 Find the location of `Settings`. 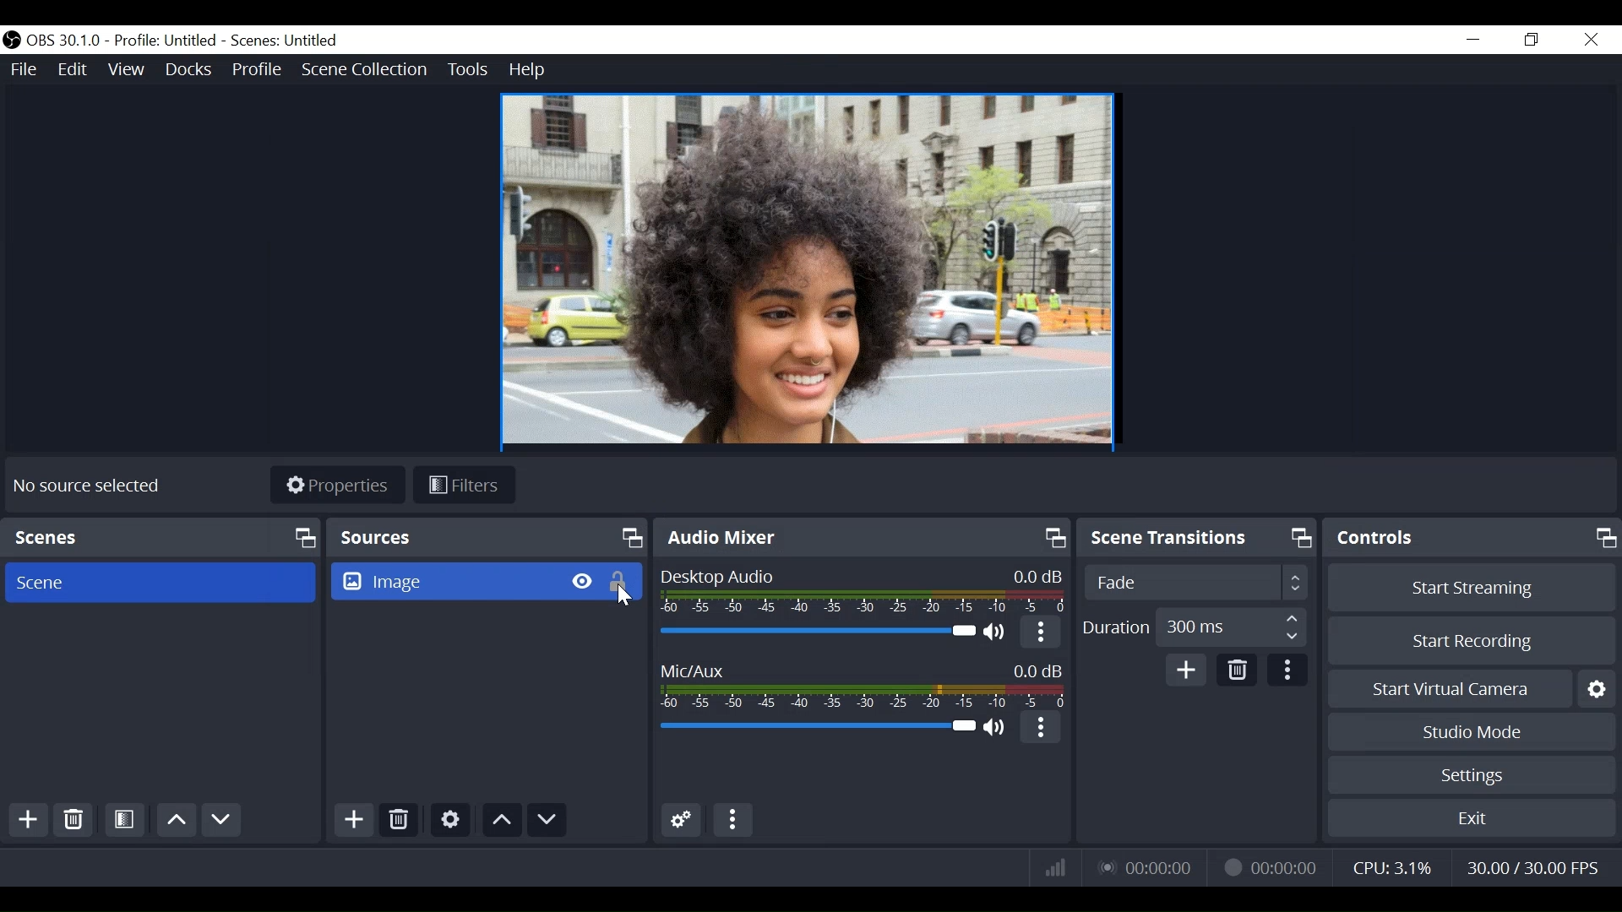

Settings is located at coordinates (450, 819).